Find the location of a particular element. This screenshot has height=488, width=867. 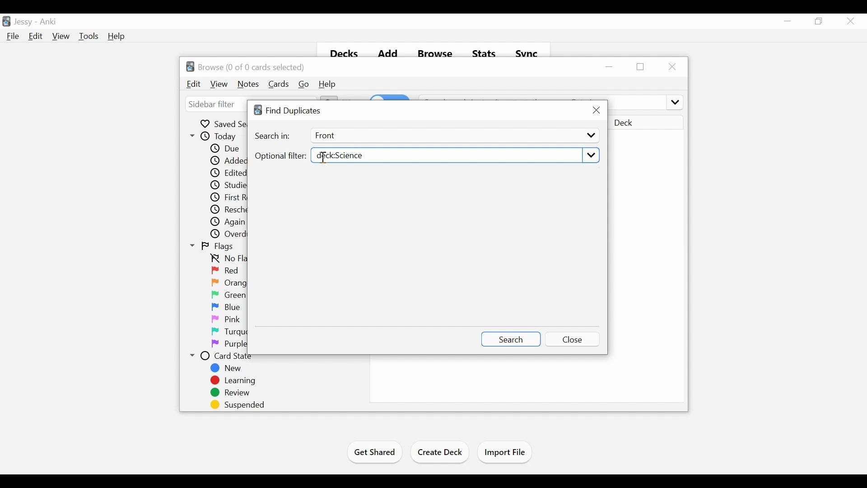

Flags is located at coordinates (212, 247).